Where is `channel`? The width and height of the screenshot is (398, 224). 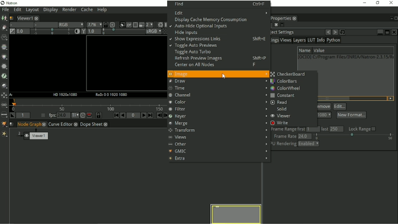 channel is located at coordinates (217, 95).